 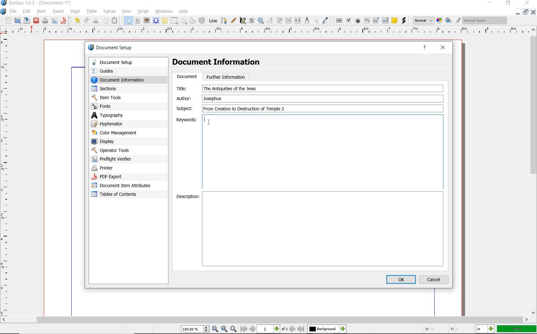 I want to click on item, so click(x=42, y=12).